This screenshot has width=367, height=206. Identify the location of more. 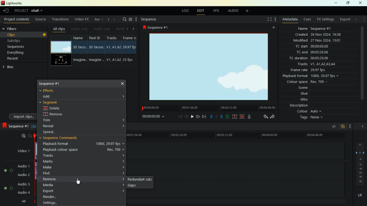
(276, 19).